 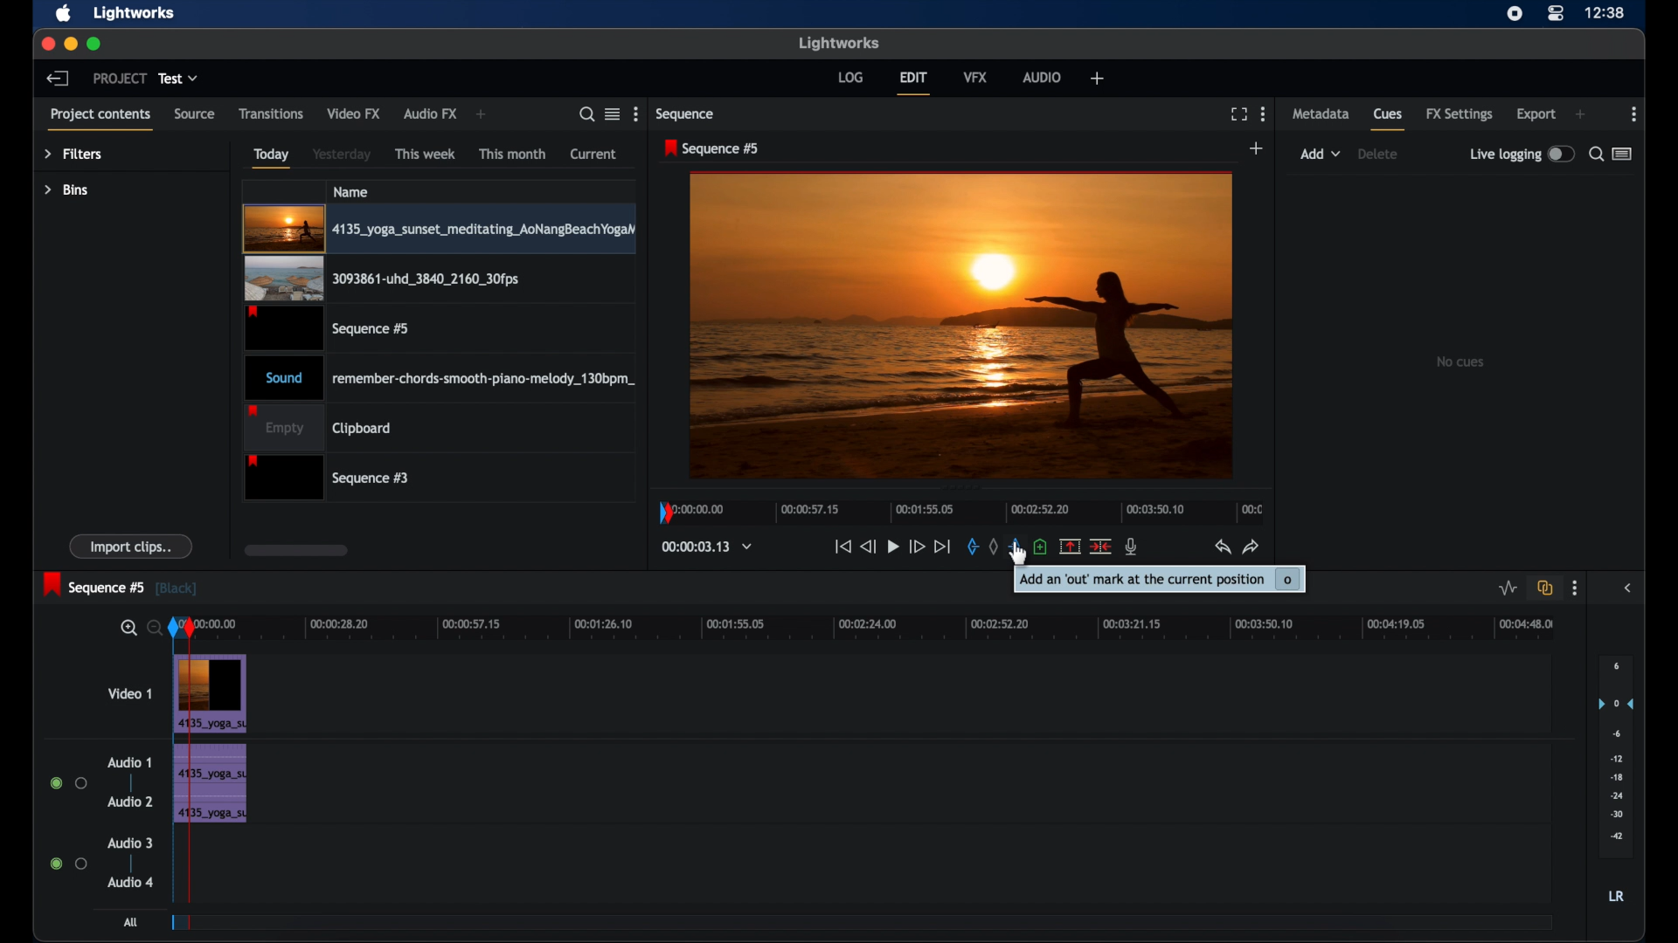 I want to click on minimize, so click(x=72, y=44).